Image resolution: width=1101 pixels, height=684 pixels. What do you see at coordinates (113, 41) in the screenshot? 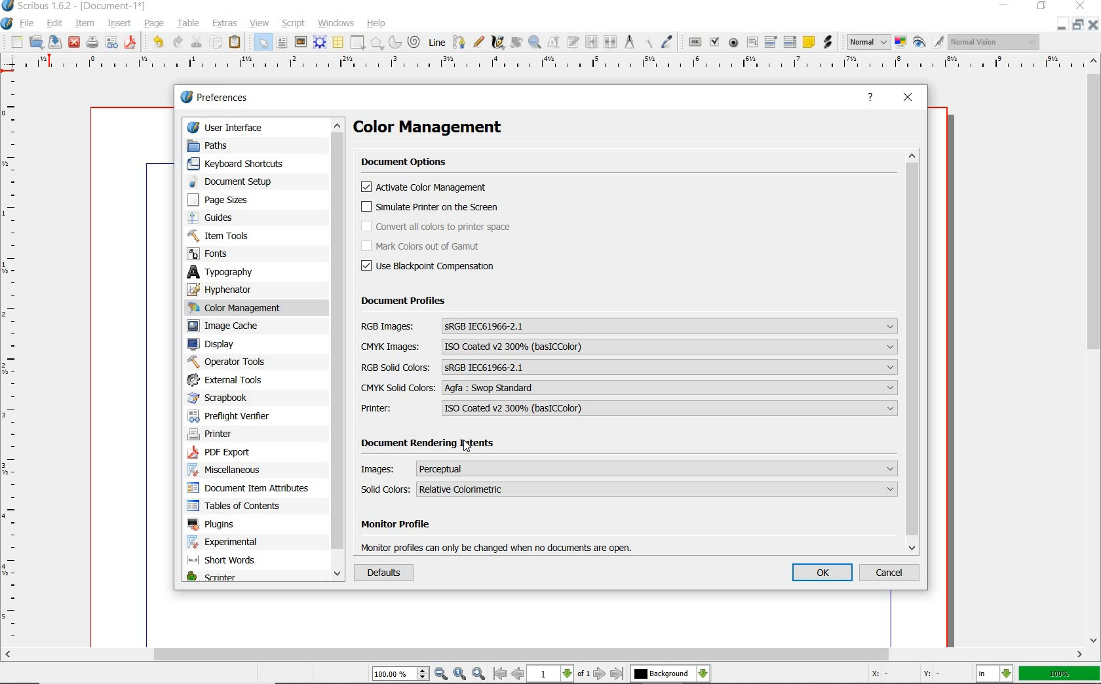
I see `preflight verifier` at bounding box center [113, 41].